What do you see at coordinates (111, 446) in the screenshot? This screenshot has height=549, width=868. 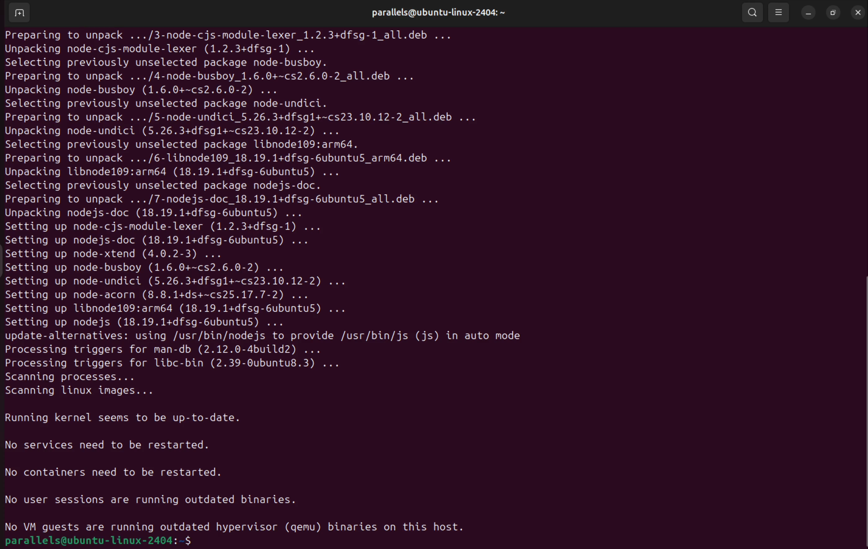 I see `No services need to be restarted.` at bounding box center [111, 446].